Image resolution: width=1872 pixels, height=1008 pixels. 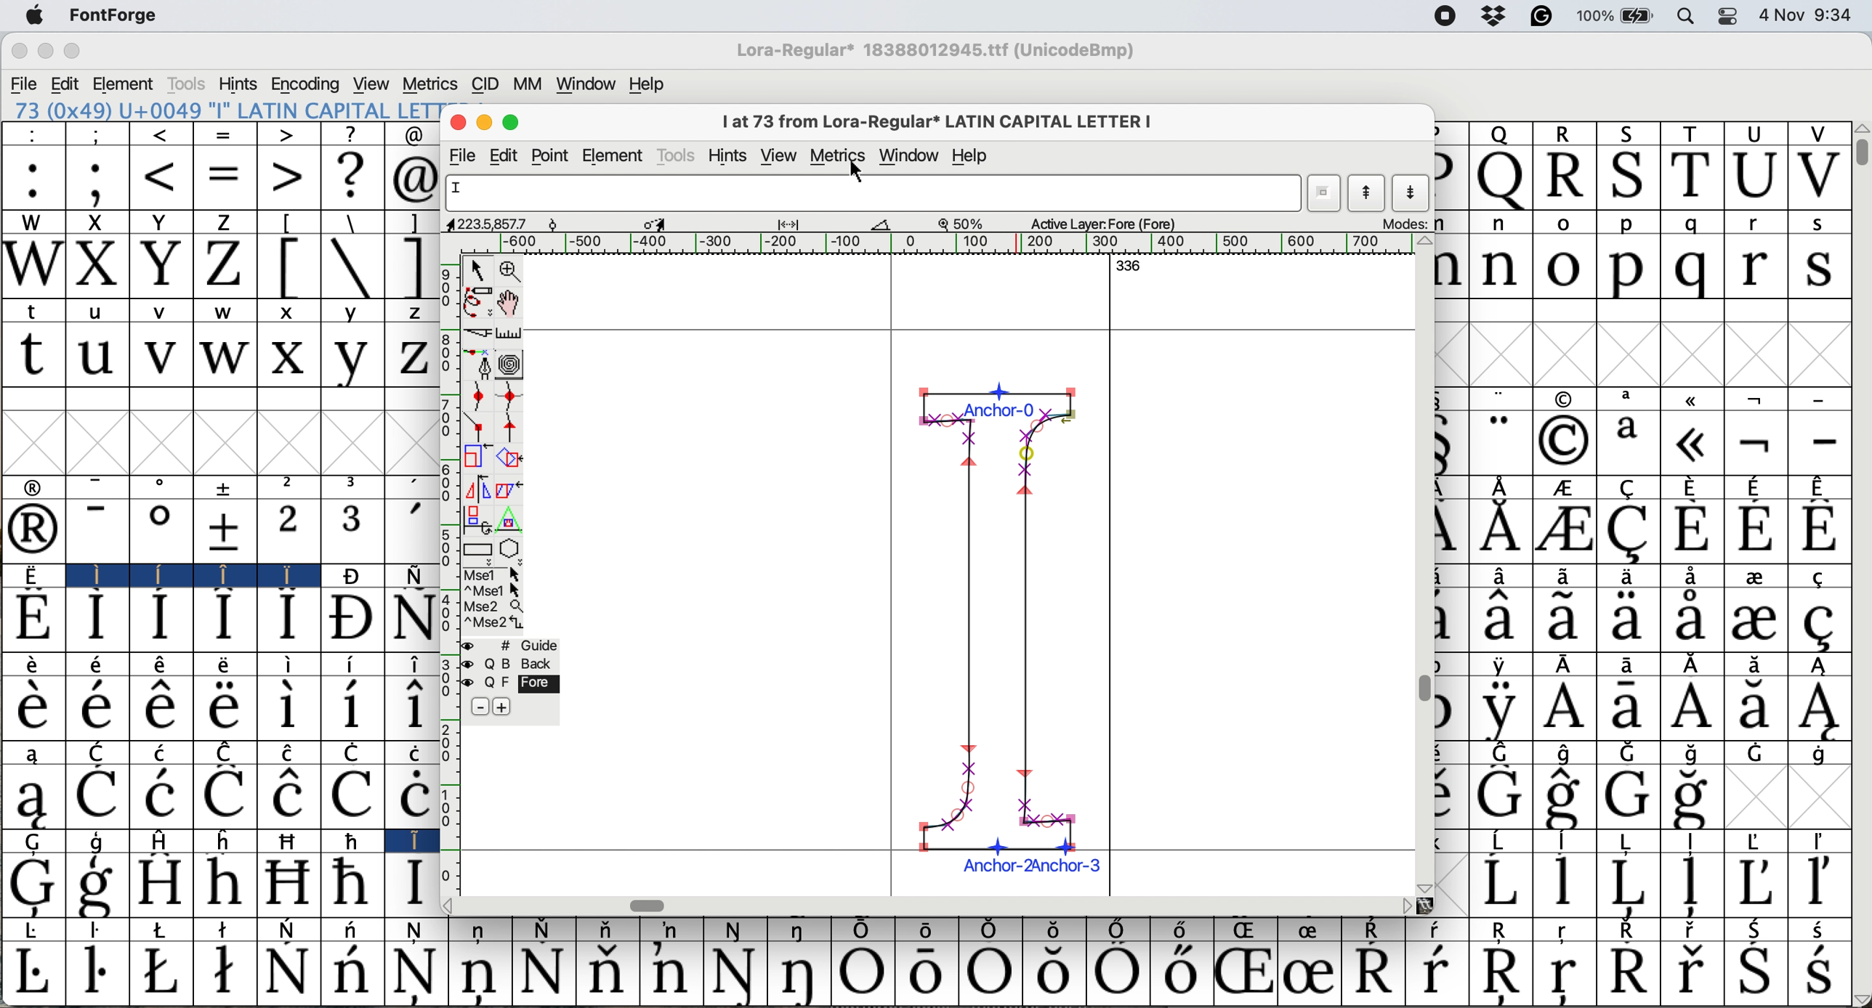 I want to click on Symbol, so click(x=161, y=882).